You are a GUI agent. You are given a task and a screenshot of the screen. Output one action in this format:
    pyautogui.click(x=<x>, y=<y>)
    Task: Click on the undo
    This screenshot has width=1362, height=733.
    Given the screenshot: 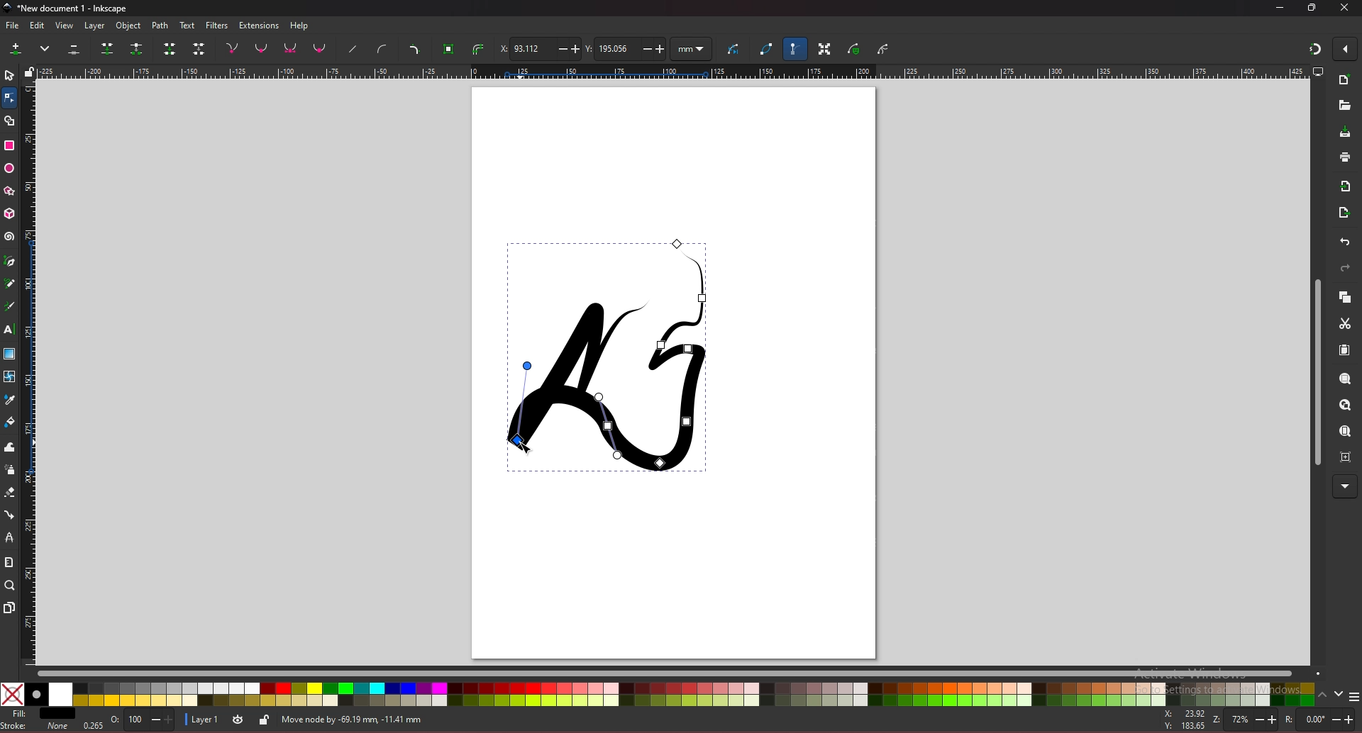 What is the action you would take?
    pyautogui.click(x=1346, y=242)
    